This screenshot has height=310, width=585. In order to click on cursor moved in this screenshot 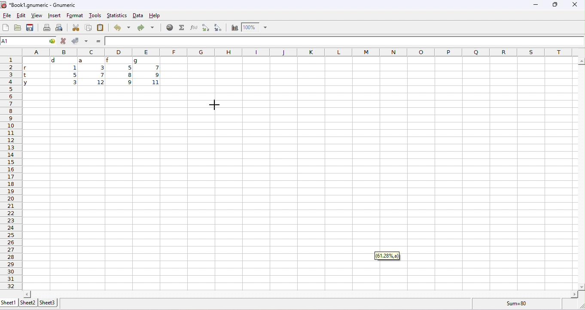, I will do `click(214, 104)`.